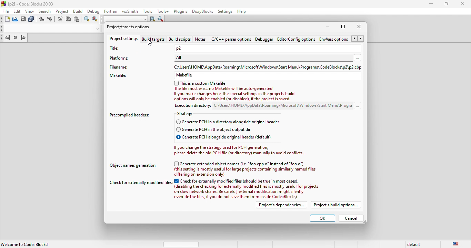  Describe the element at coordinates (280, 205) in the screenshot. I see `project dependencies` at that location.